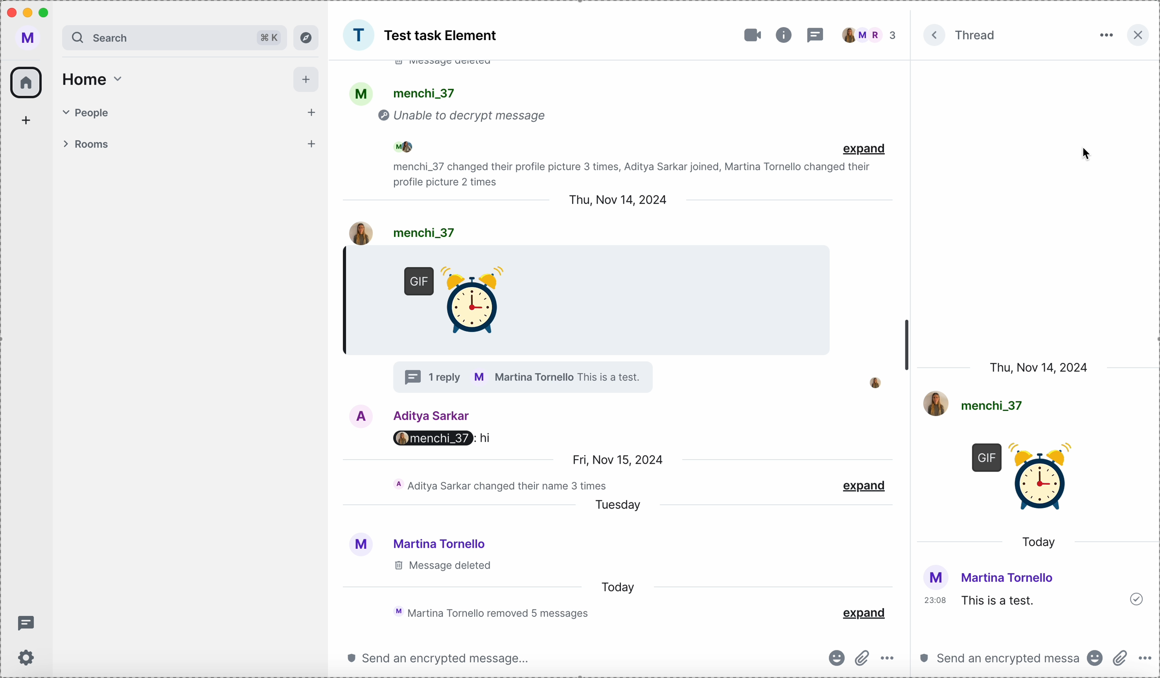 This screenshot has height=678, width=1160. Describe the element at coordinates (936, 36) in the screenshot. I see `expand` at that location.